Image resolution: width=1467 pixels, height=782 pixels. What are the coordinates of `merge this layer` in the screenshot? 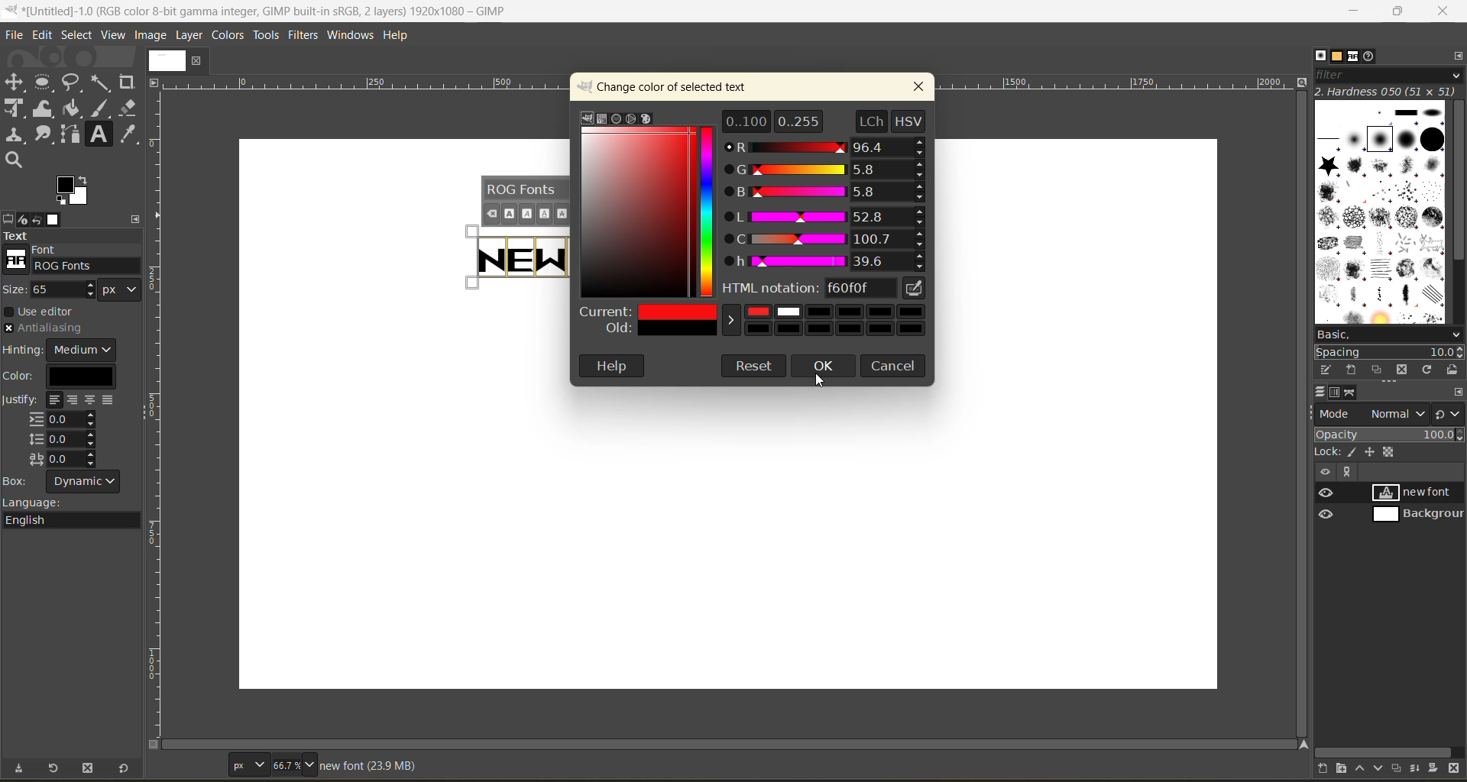 It's located at (1420, 769).